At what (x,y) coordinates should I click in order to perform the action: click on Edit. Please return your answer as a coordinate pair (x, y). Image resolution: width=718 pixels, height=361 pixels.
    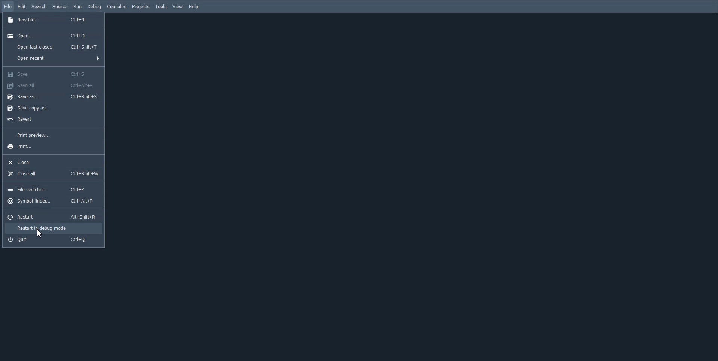
    Looking at the image, I should click on (22, 6).